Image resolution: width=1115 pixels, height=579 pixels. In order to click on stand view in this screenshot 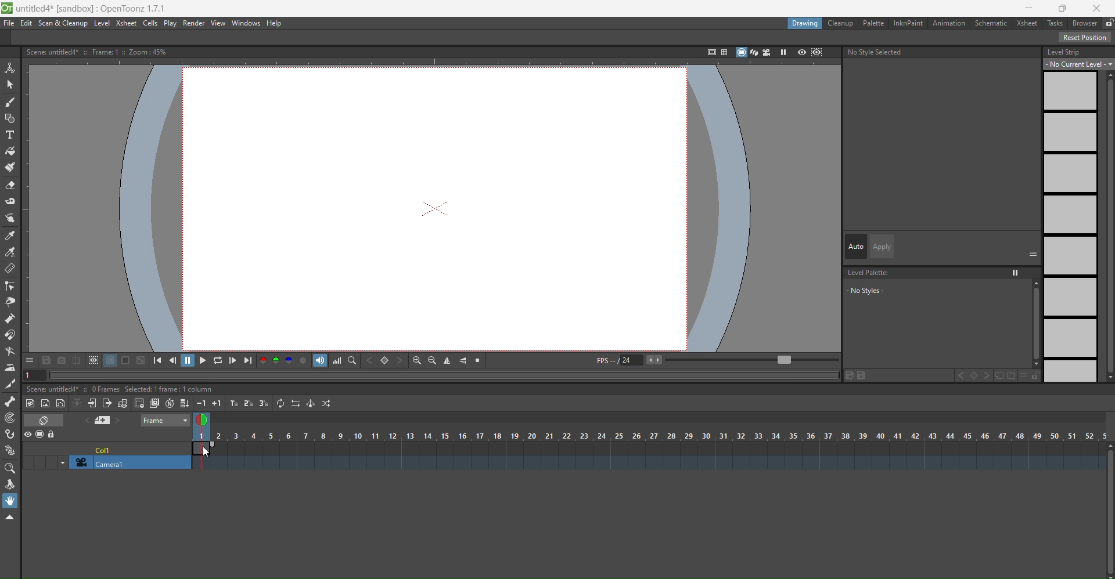, I will do `click(746, 53)`.